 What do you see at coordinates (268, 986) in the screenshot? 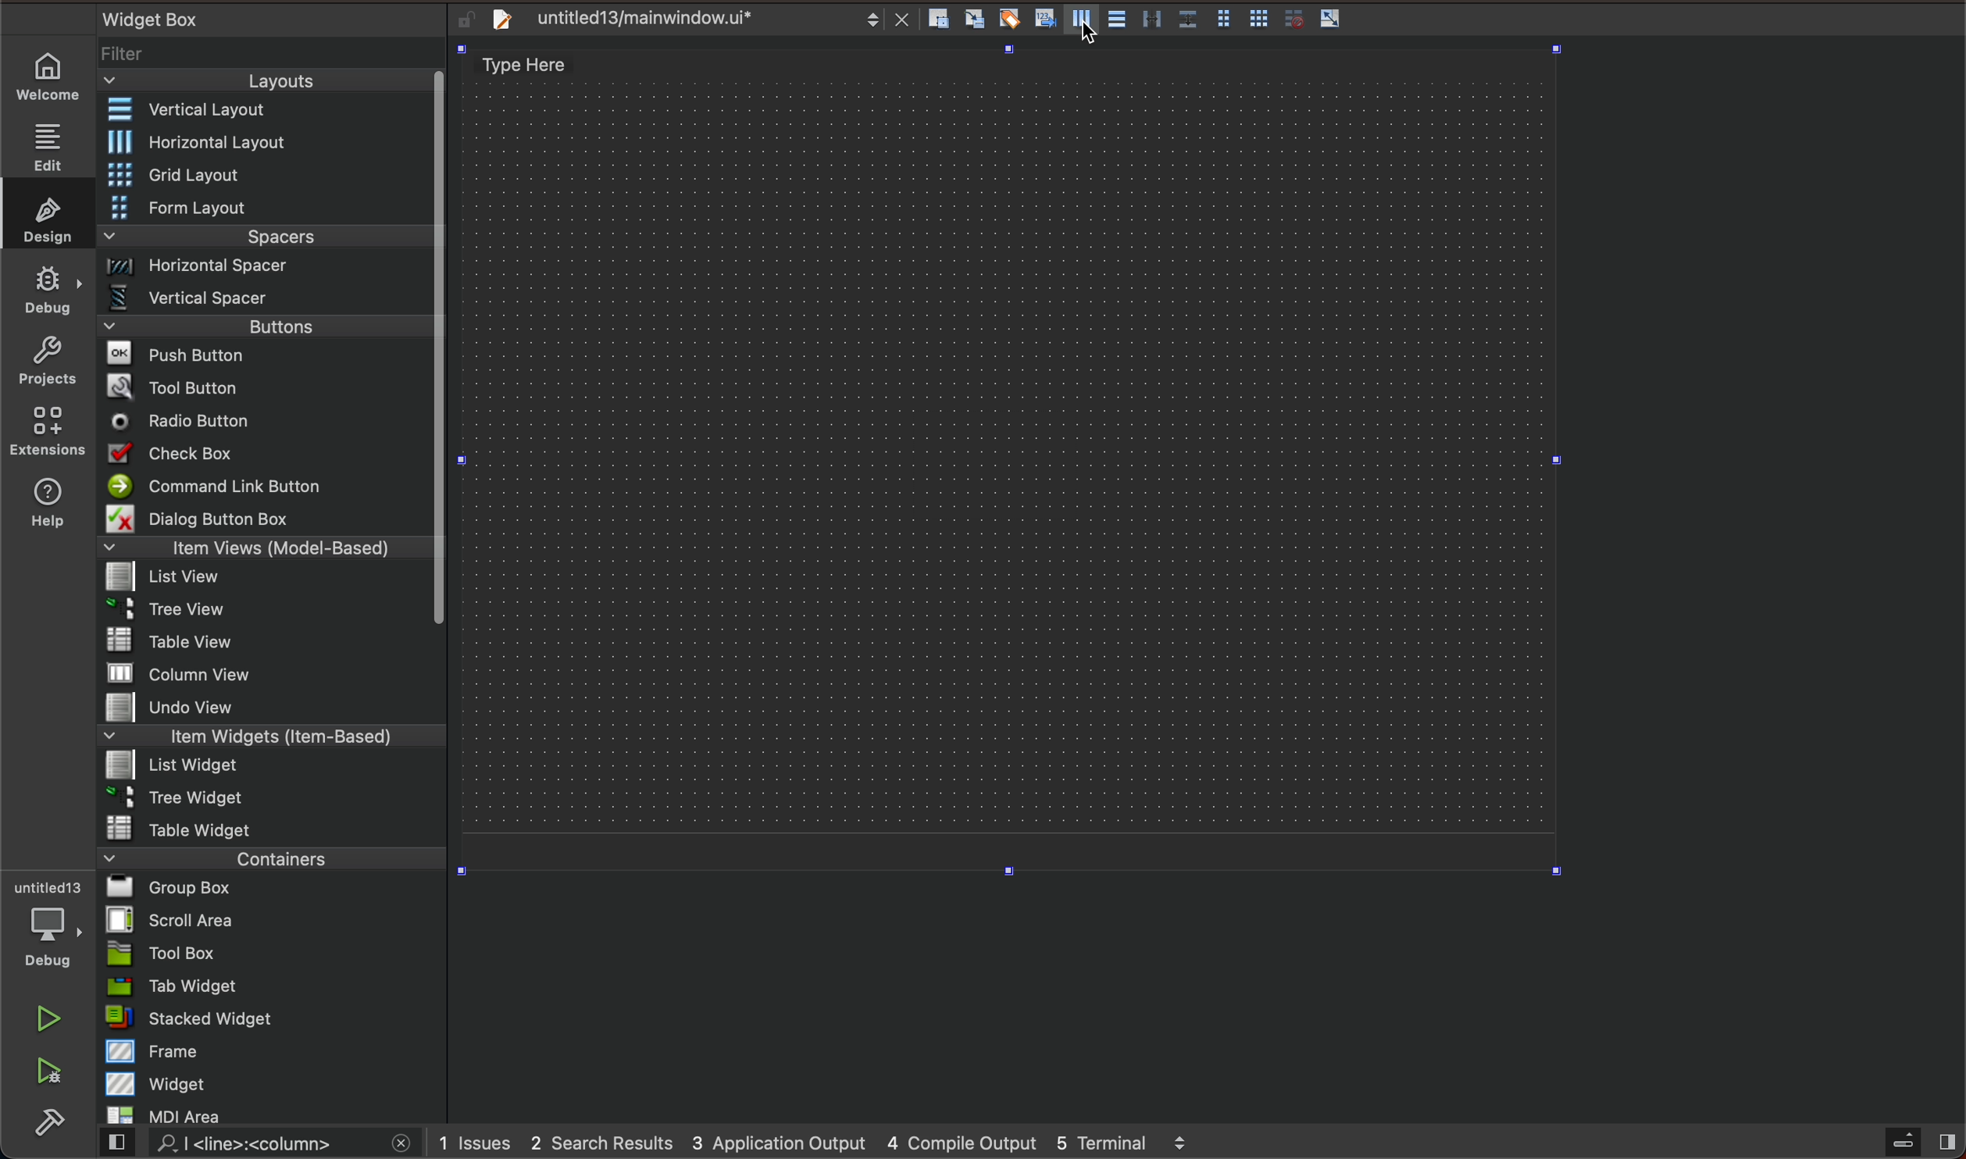
I see `tab widget` at bounding box center [268, 986].